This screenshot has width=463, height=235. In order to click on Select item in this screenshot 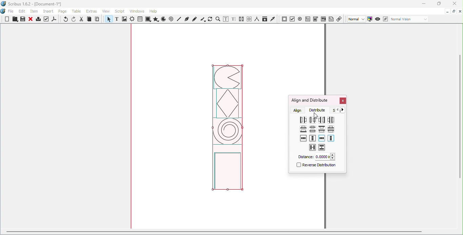, I will do `click(108, 20)`.